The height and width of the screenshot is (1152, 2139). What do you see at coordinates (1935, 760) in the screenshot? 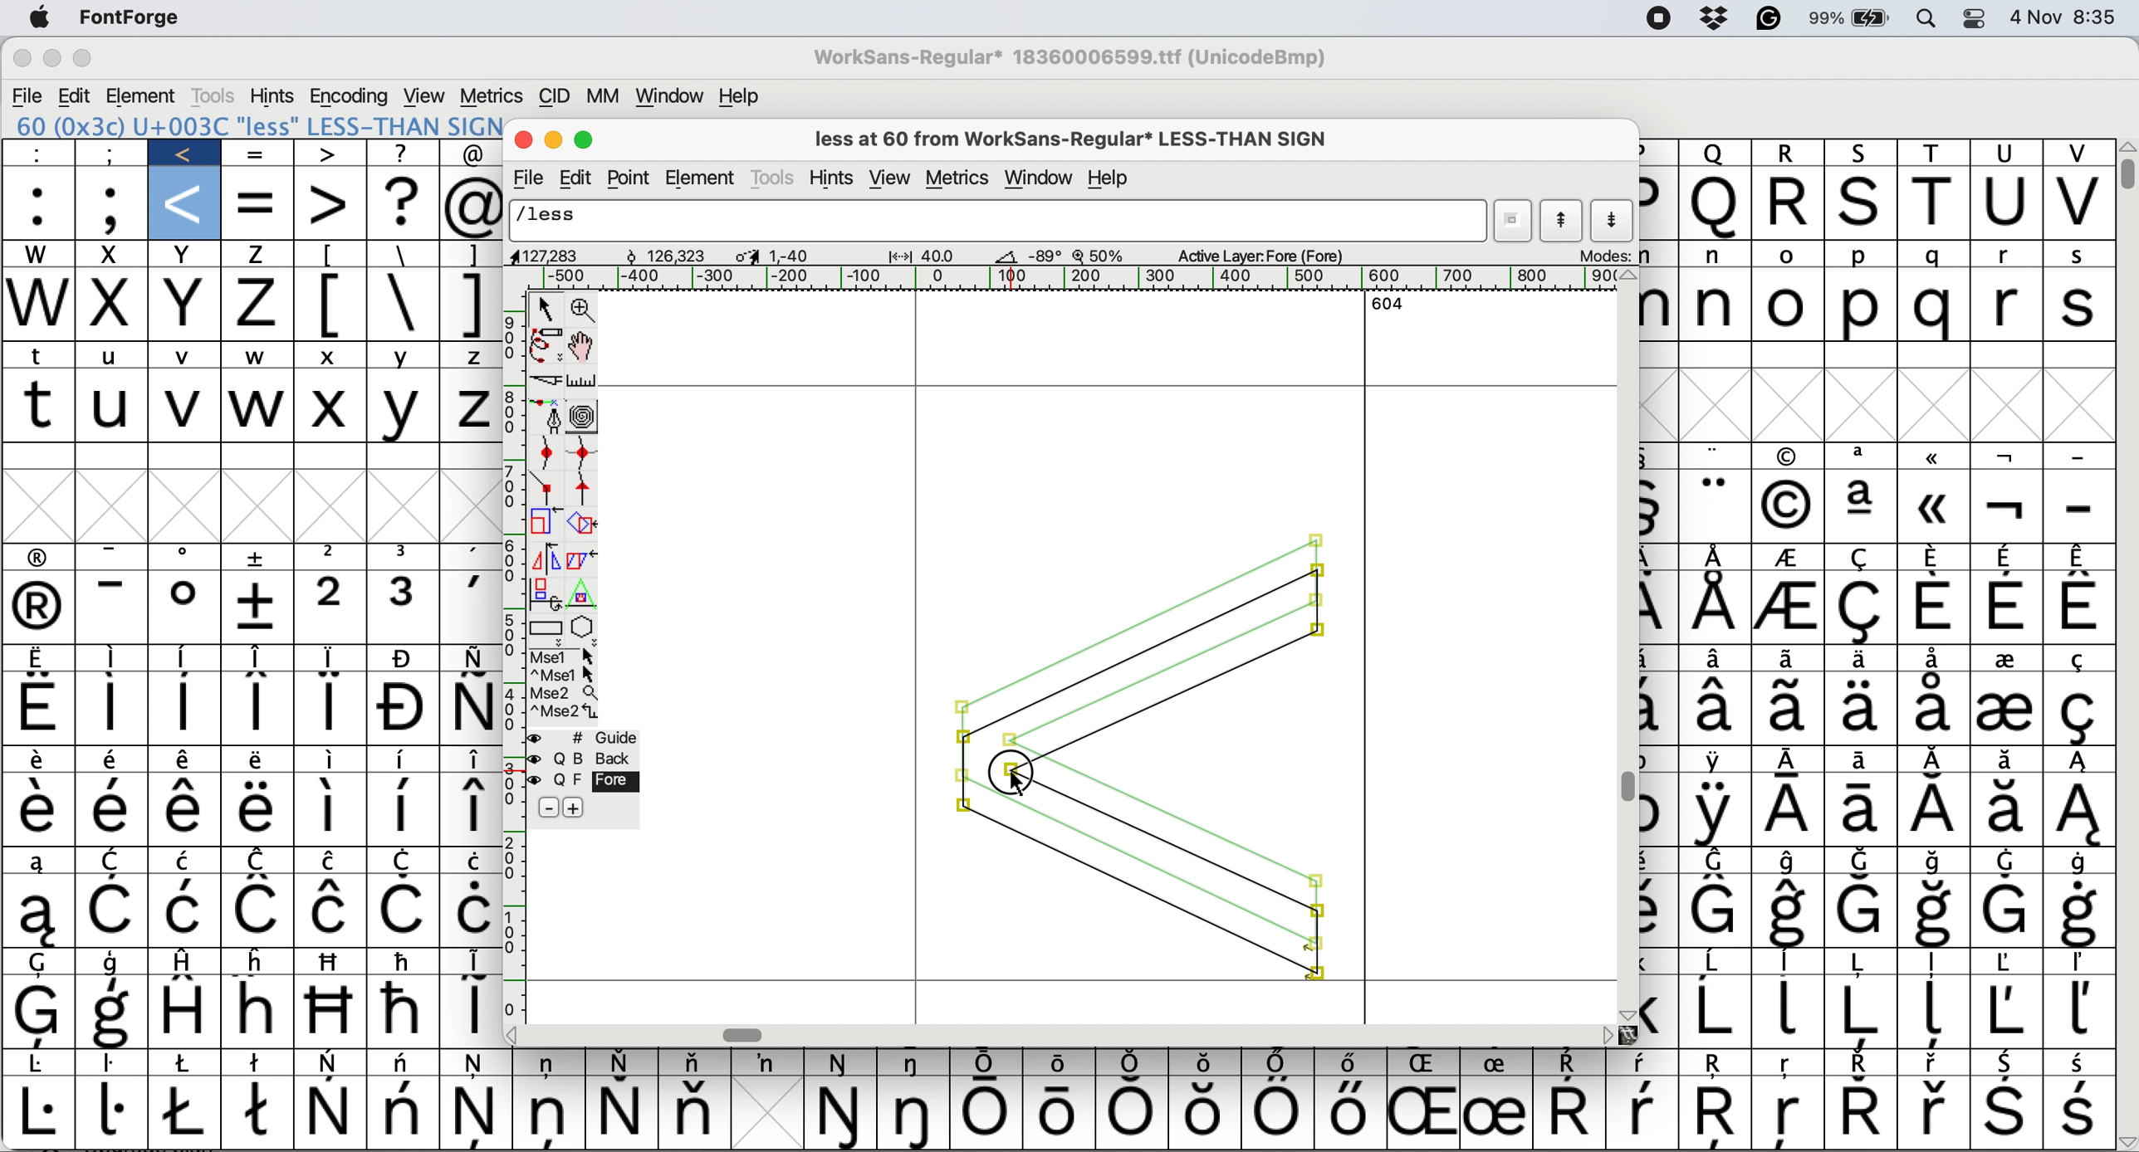
I see `Symbol` at bounding box center [1935, 760].